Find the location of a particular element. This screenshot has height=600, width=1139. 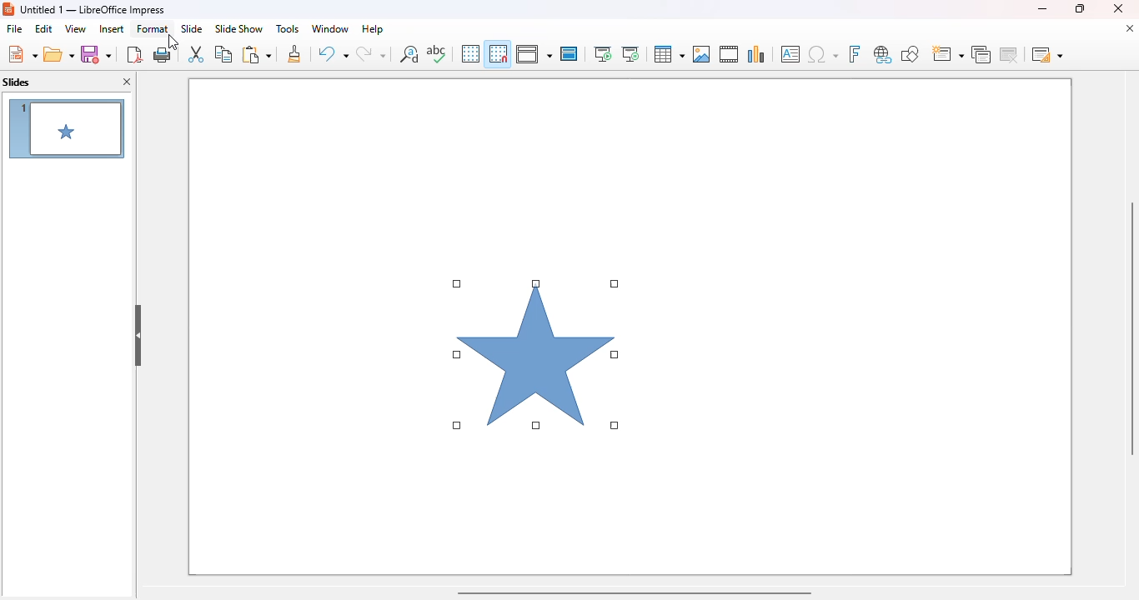

paste is located at coordinates (256, 54).